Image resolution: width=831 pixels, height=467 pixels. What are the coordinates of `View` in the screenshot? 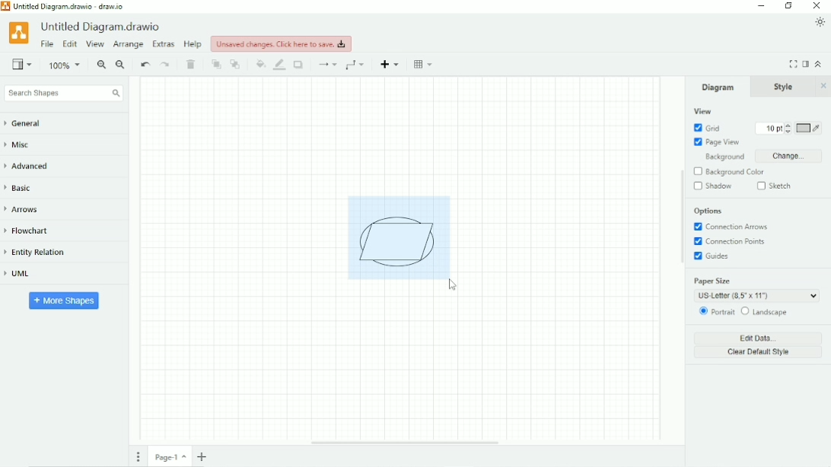 It's located at (95, 45).